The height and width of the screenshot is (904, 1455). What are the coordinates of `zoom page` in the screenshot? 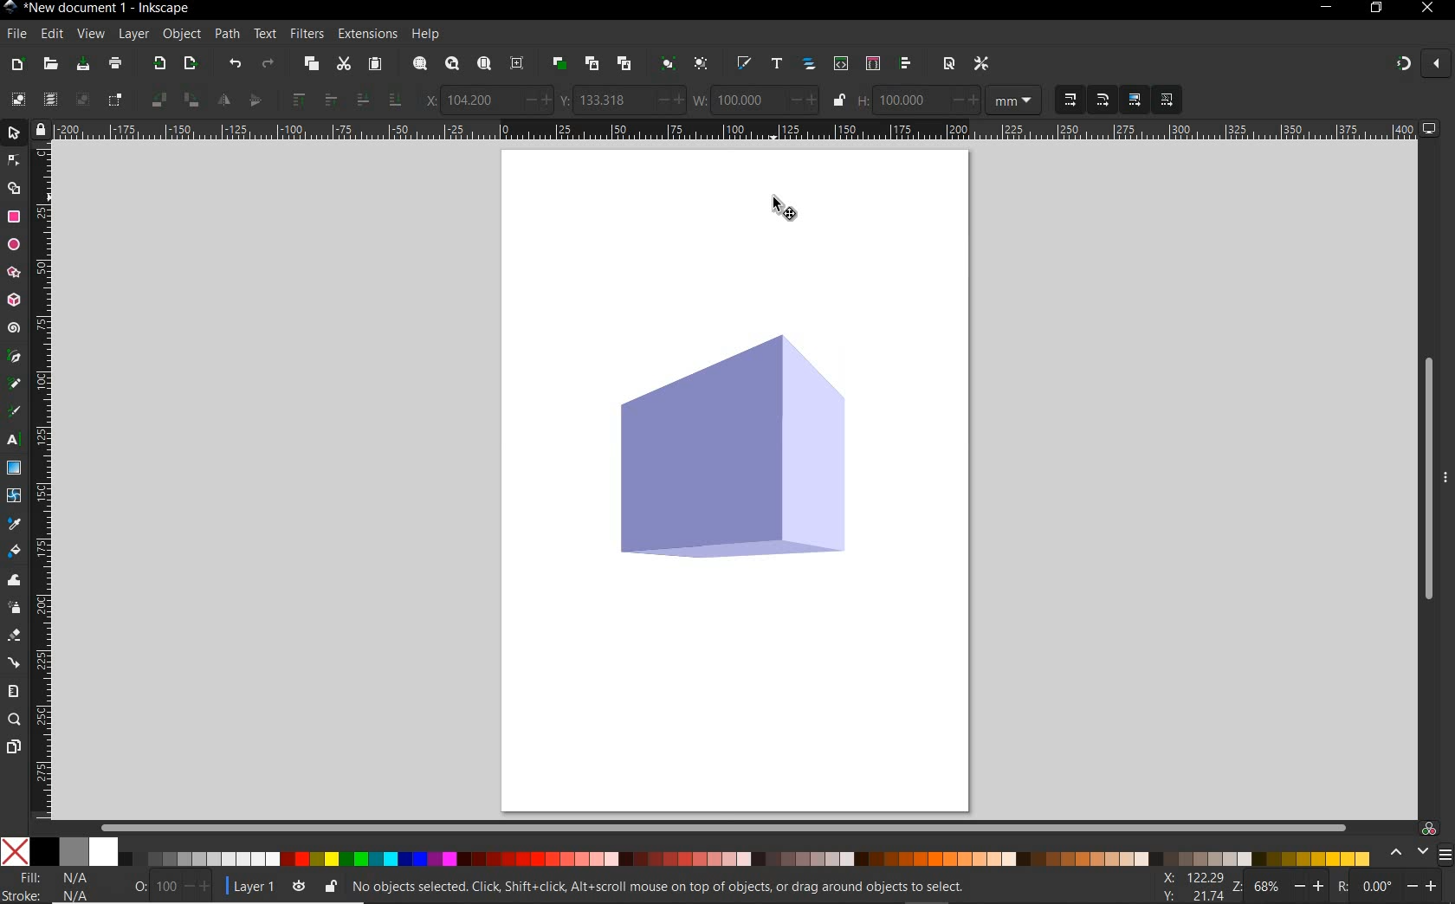 It's located at (483, 62).